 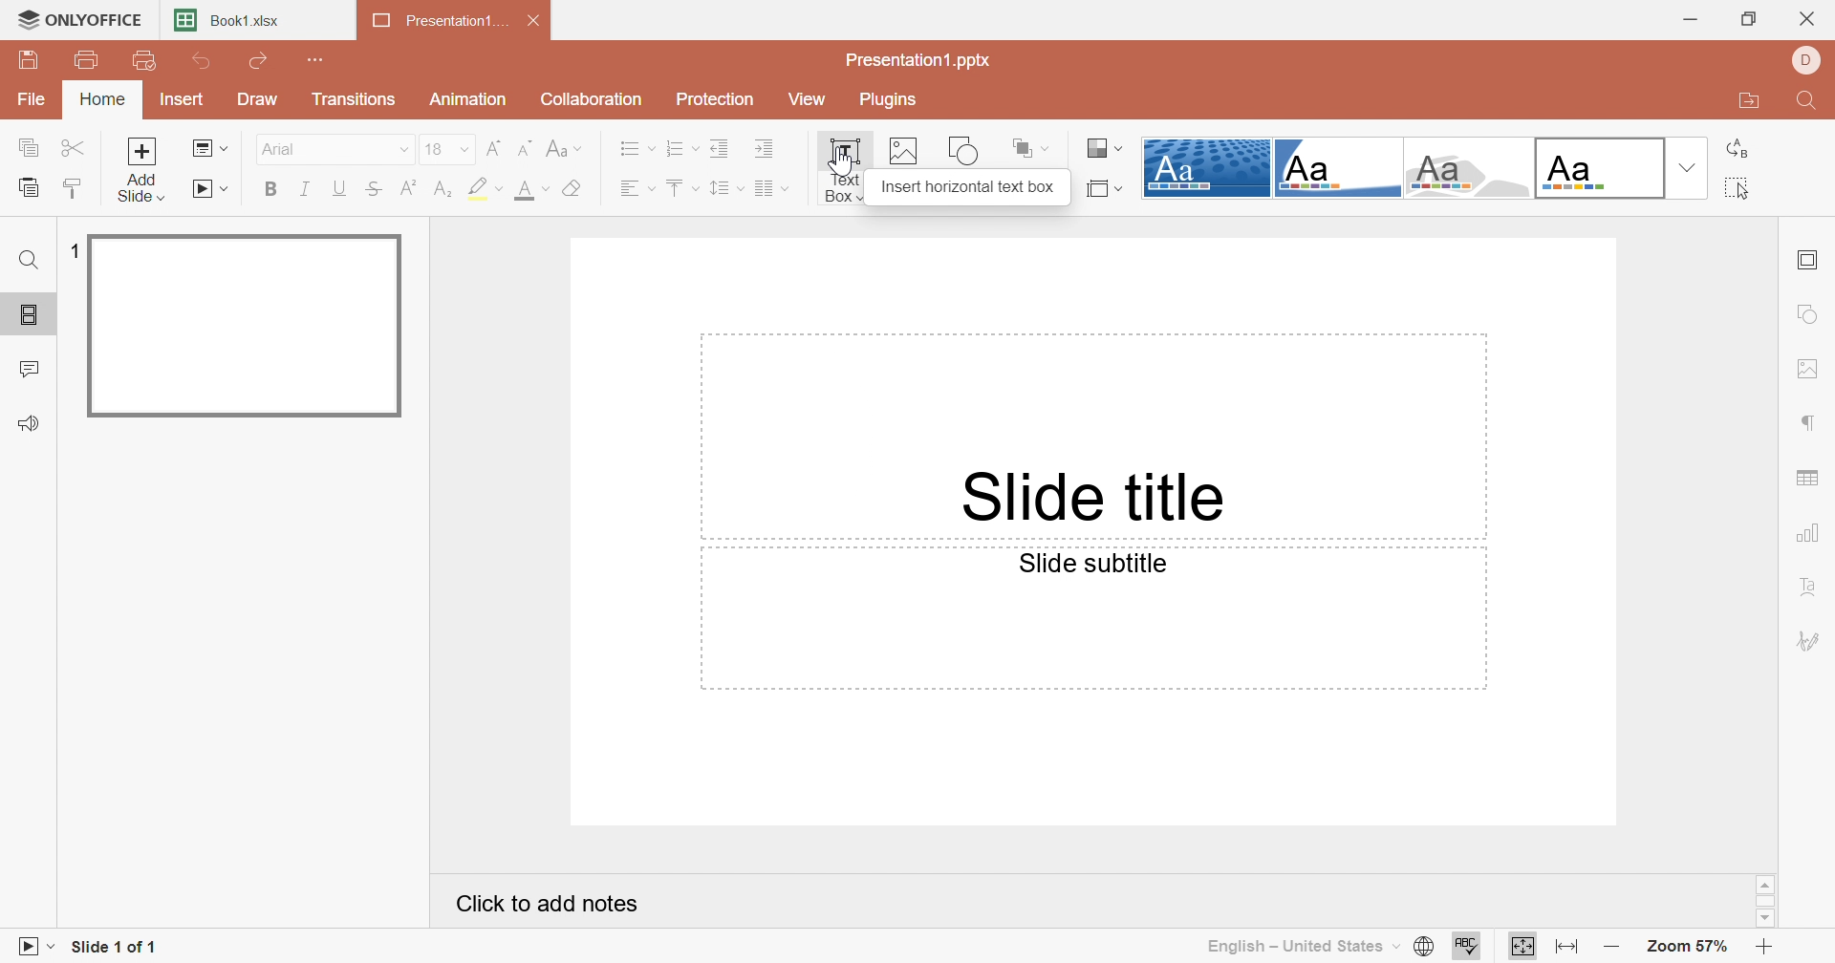 I want to click on Close, so click(x=1811, y=14).